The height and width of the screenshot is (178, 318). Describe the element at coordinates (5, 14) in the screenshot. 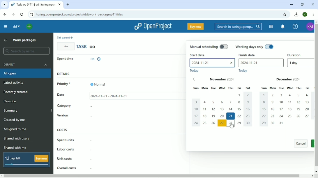

I see `Back` at that location.